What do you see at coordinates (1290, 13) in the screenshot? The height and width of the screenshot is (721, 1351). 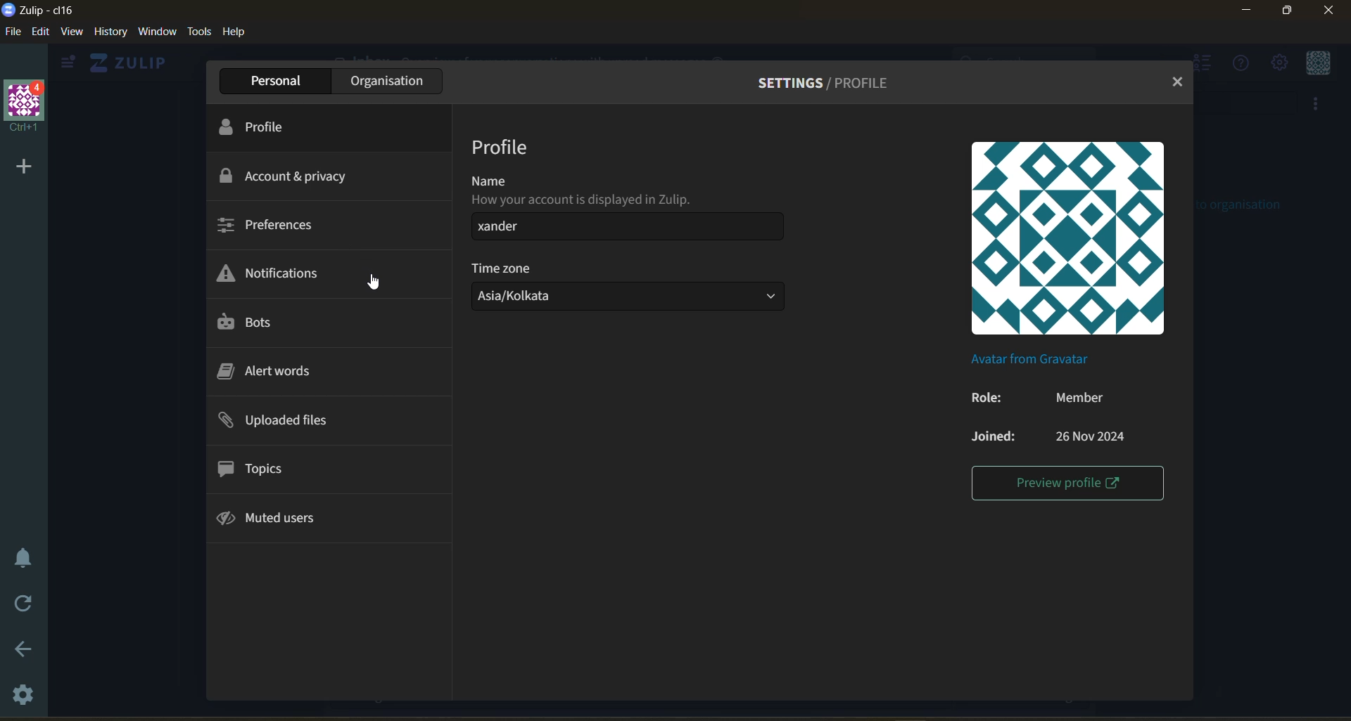 I see `Maximize` at bounding box center [1290, 13].